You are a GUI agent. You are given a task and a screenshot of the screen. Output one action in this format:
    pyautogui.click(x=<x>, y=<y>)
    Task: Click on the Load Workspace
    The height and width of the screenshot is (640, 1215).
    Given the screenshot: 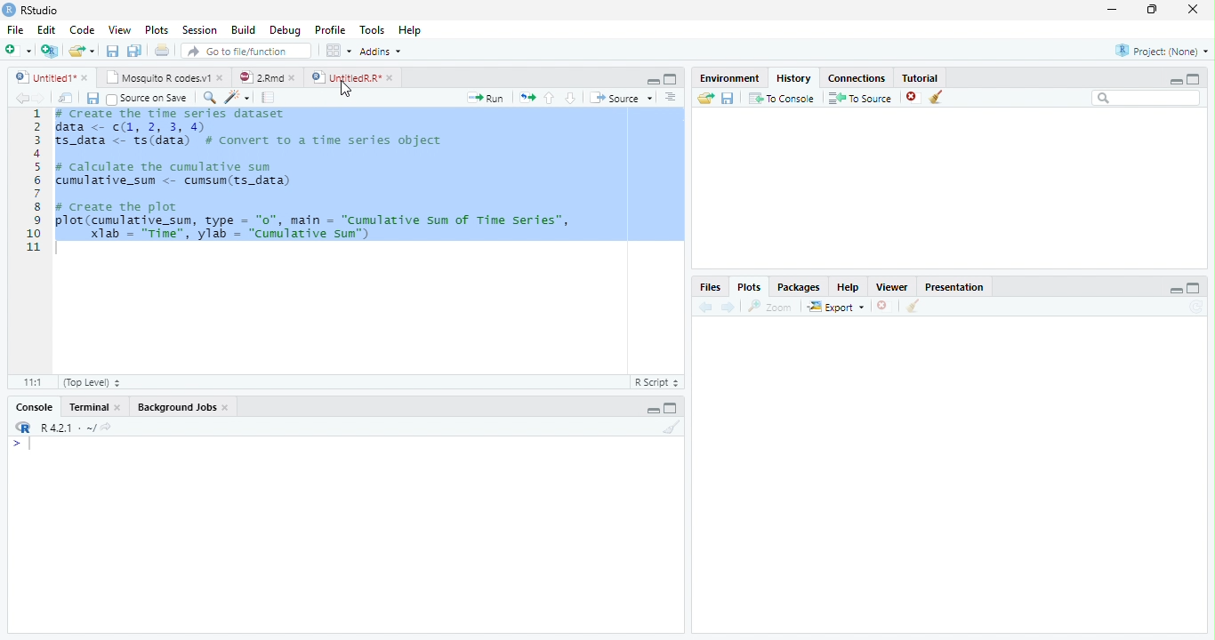 What is the action you would take?
    pyautogui.click(x=708, y=101)
    